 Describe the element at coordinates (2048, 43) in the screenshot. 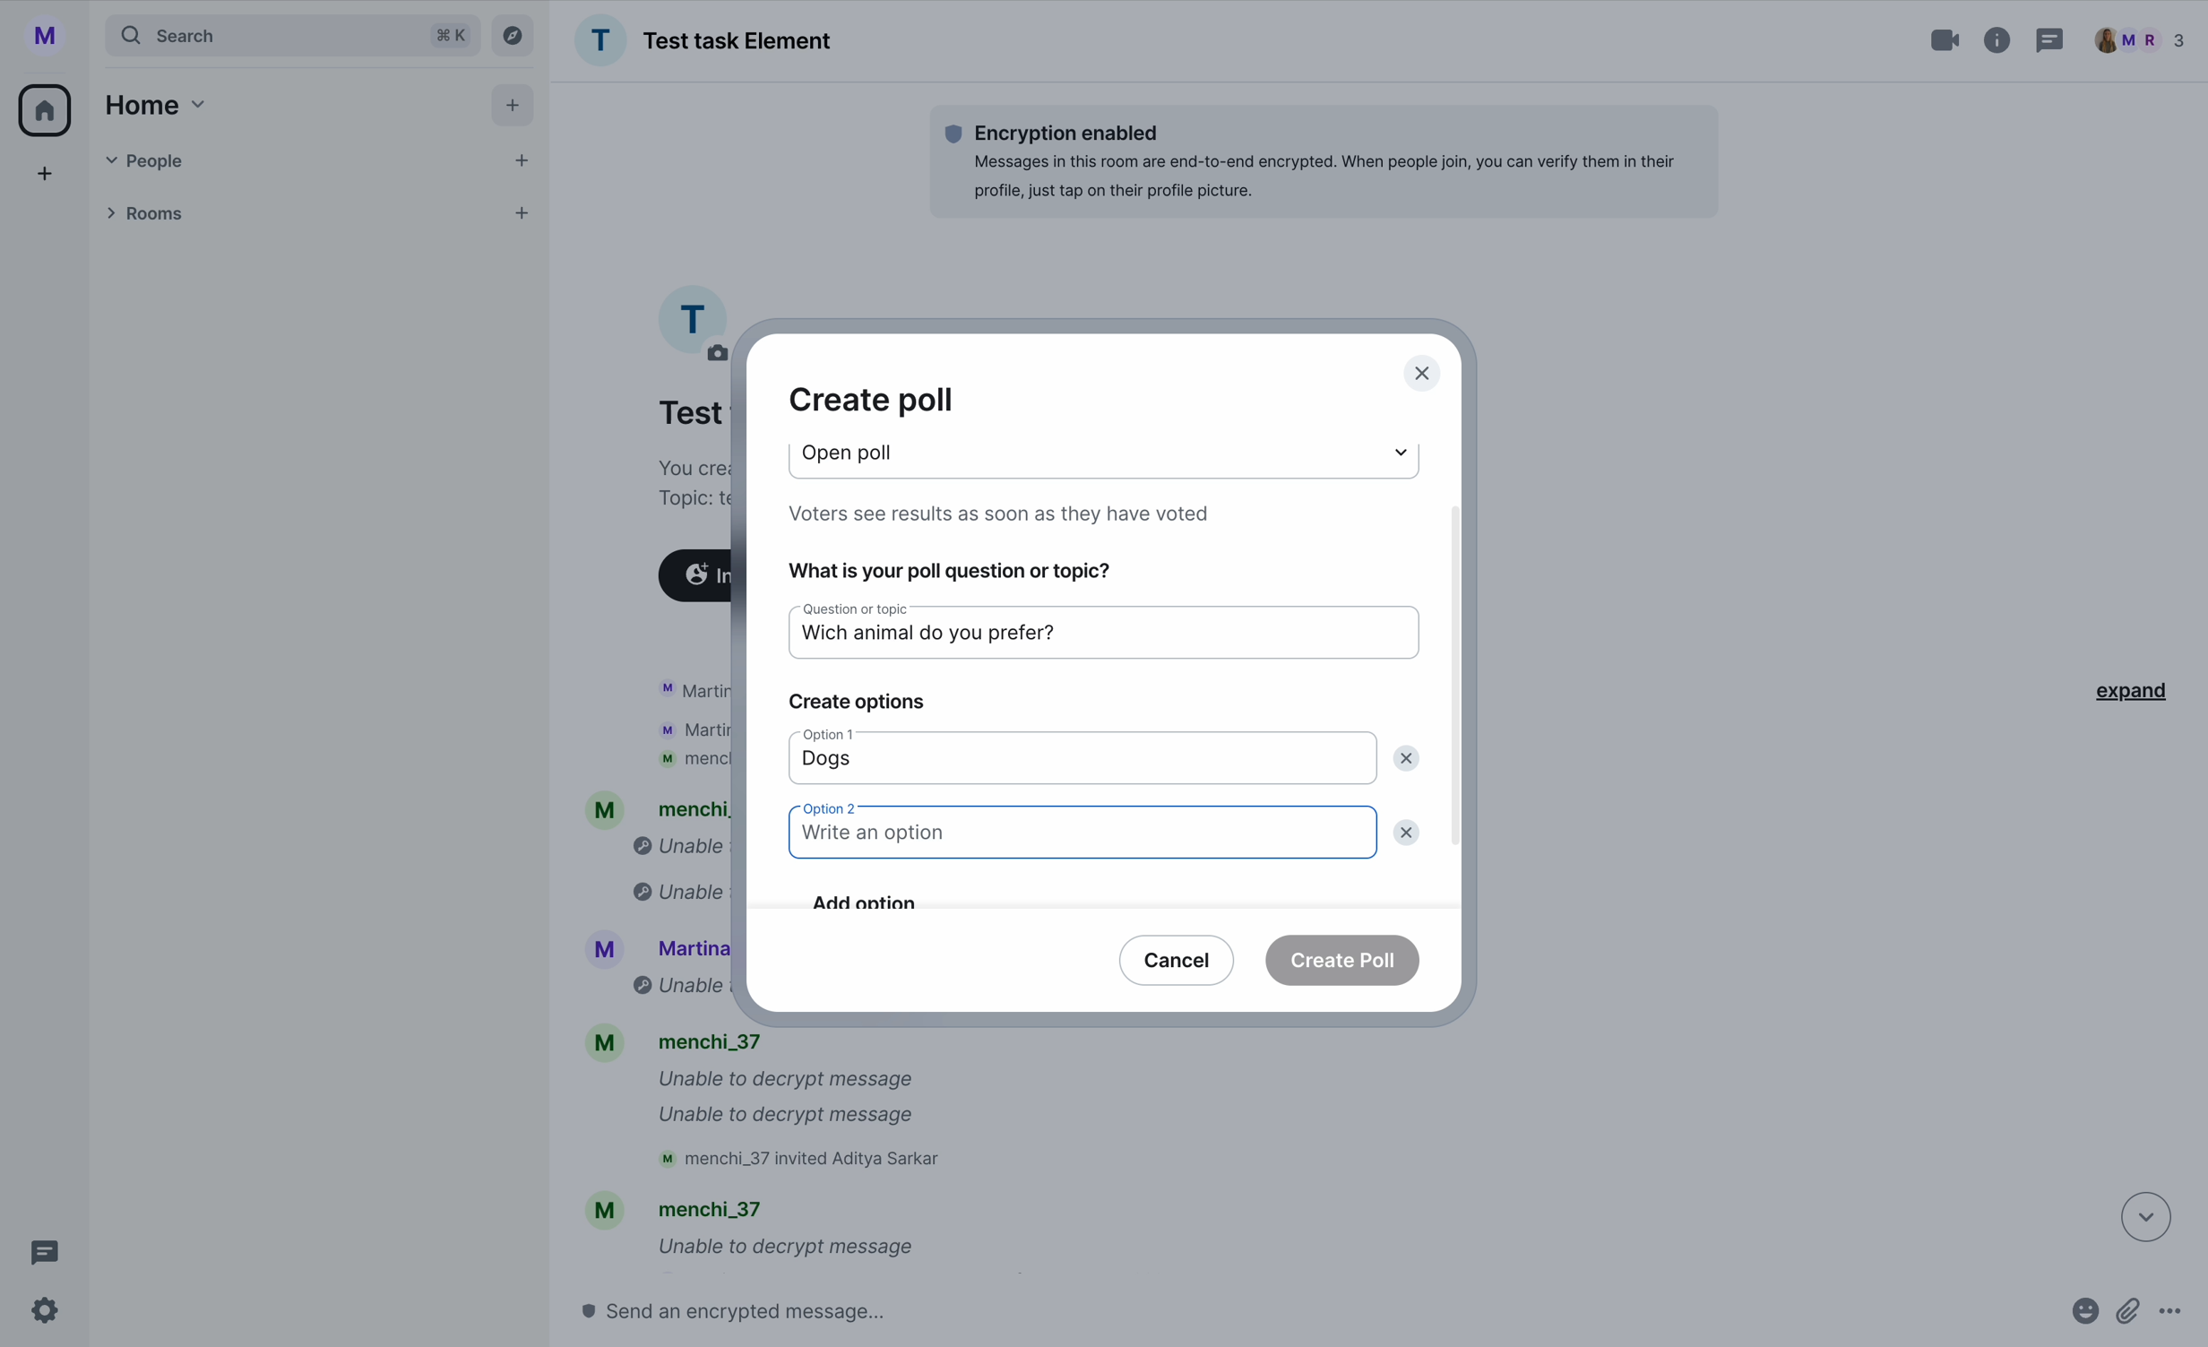

I see `threads` at that location.